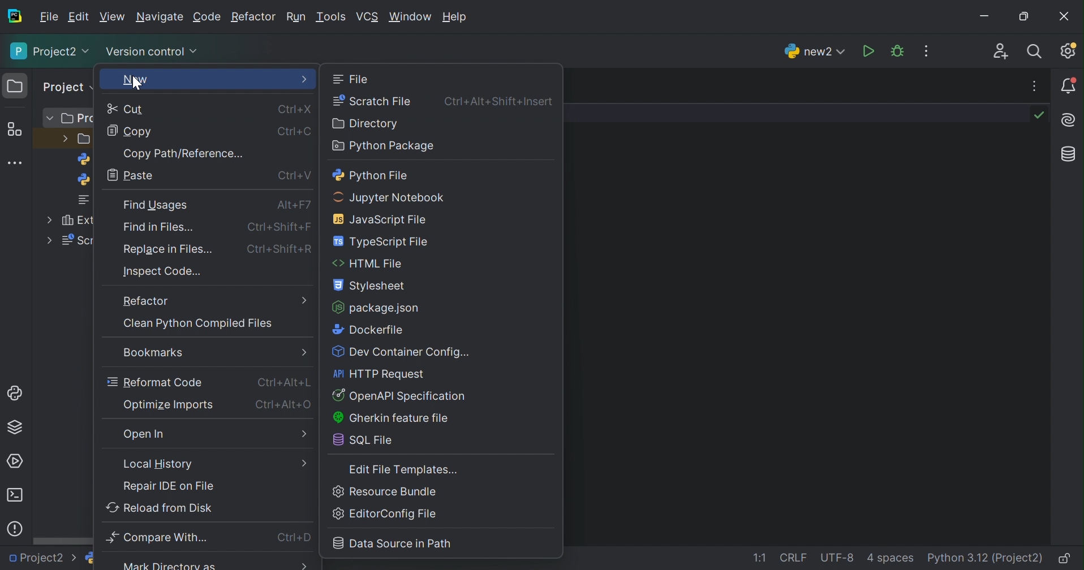  What do you see at coordinates (291, 539) in the screenshot?
I see `Ctrl+D` at bounding box center [291, 539].